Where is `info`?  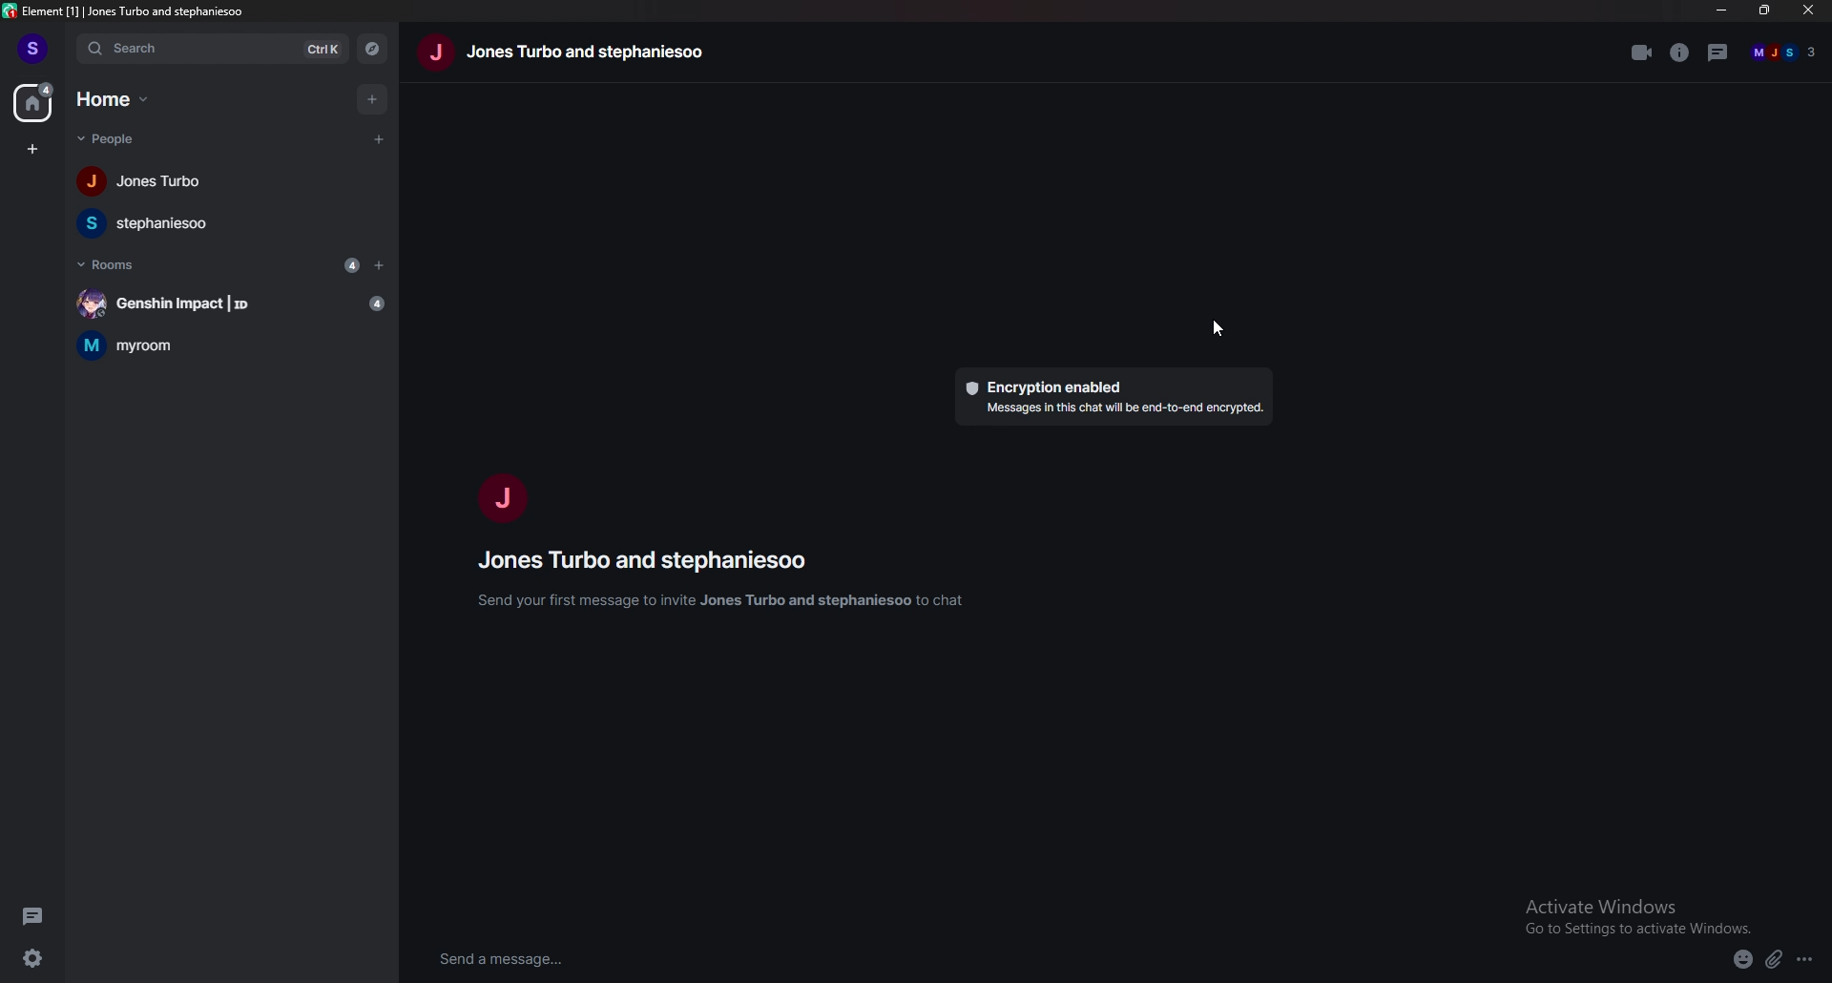 info is located at coordinates (1682, 52).